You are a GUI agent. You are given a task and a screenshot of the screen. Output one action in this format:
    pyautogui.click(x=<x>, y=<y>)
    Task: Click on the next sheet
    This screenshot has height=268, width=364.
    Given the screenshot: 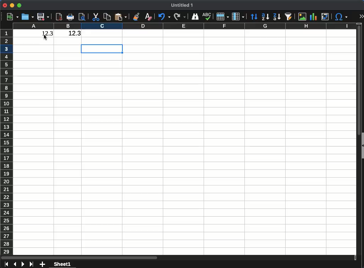 What is the action you would take?
    pyautogui.click(x=22, y=264)
    